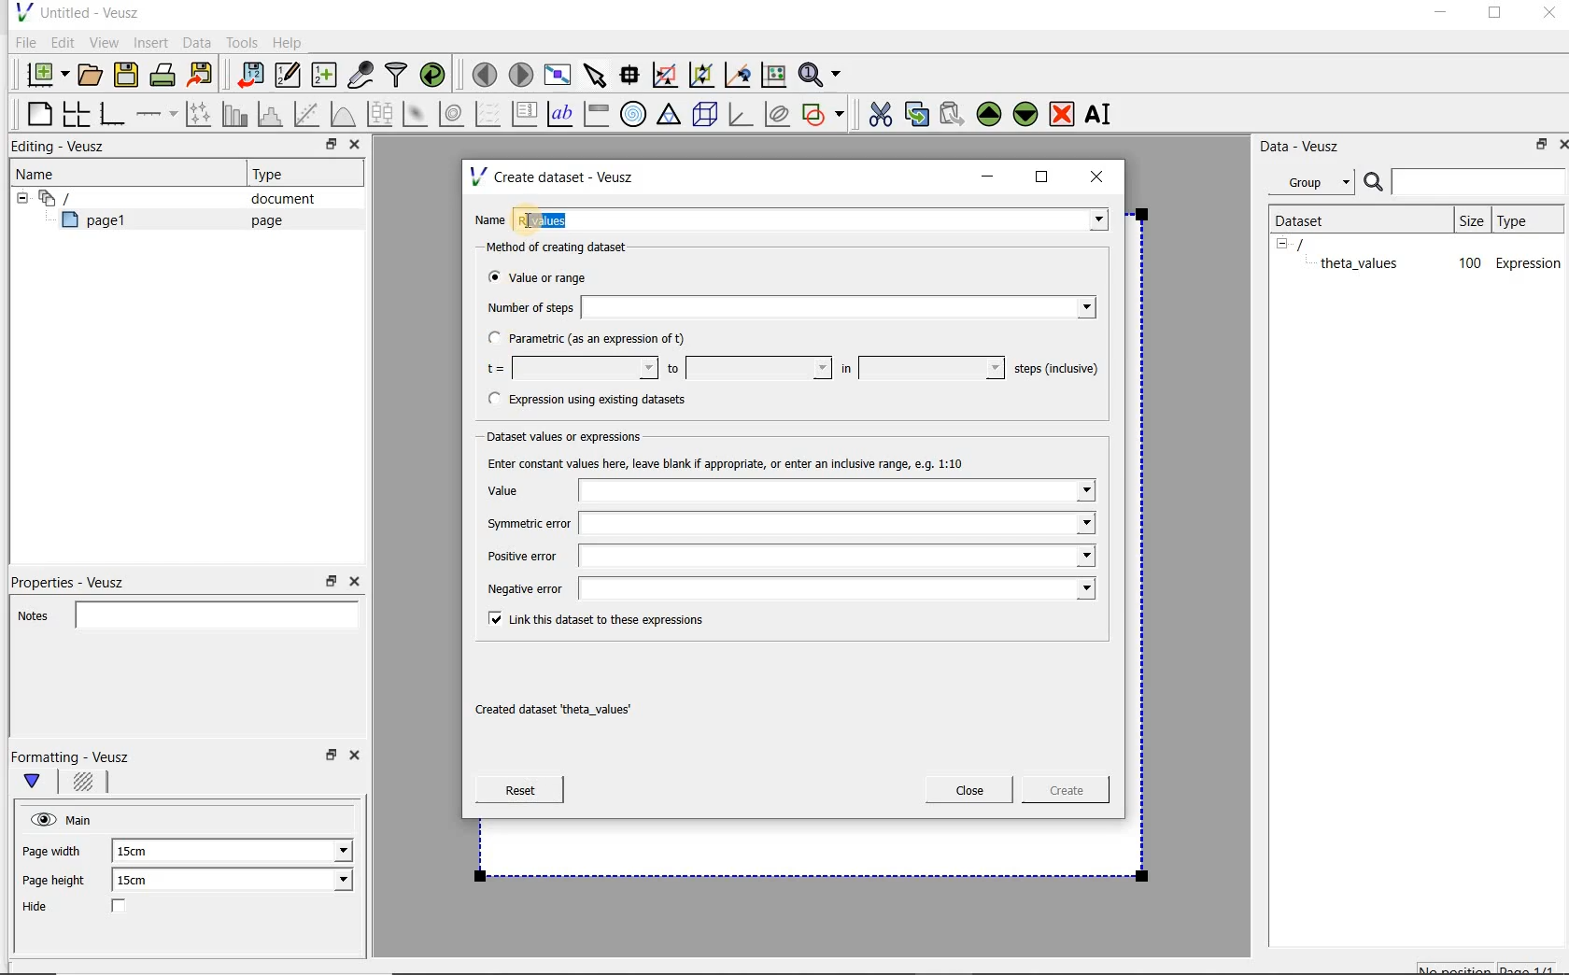 The image size is (1569, 975). What do you see at coordinates (41, 173) in the screenshot?
I see `Name` at bounding box center [41, 173].